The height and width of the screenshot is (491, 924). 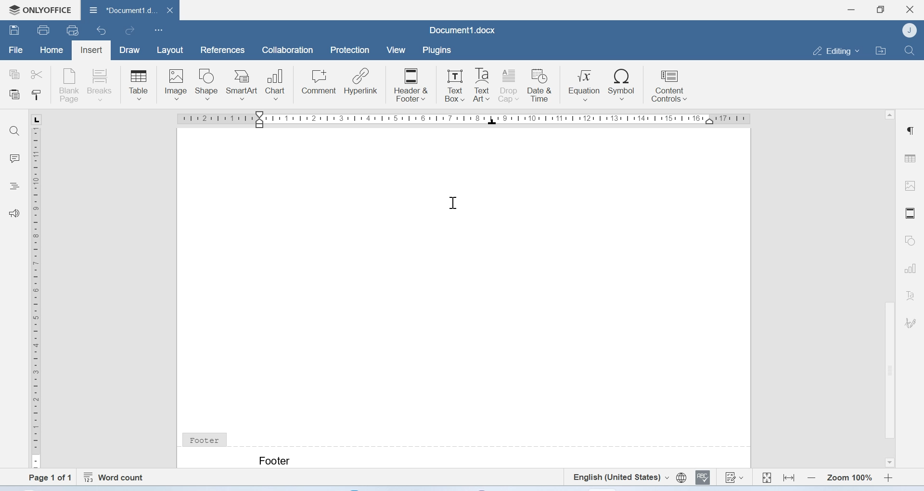 What do you see at coordinates (14, 213) in the screenshot?
I see `Feedback and support` at bounding box center [14, 213].